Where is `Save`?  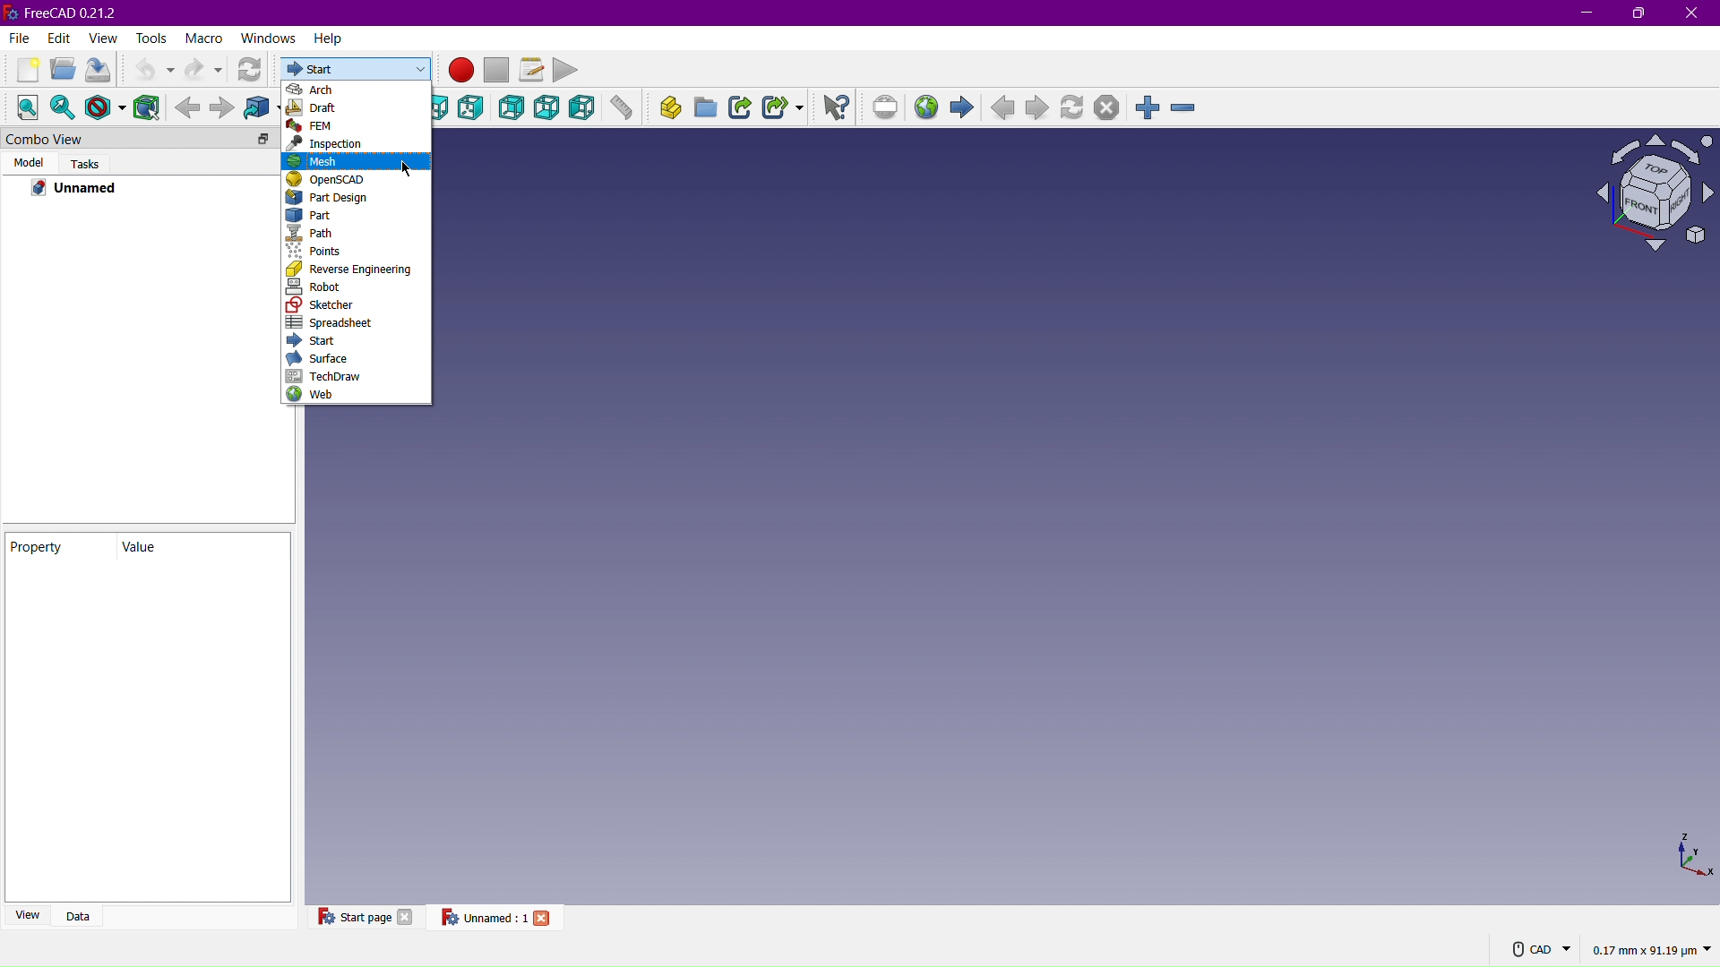 Save is located at coordinates (97, 71).